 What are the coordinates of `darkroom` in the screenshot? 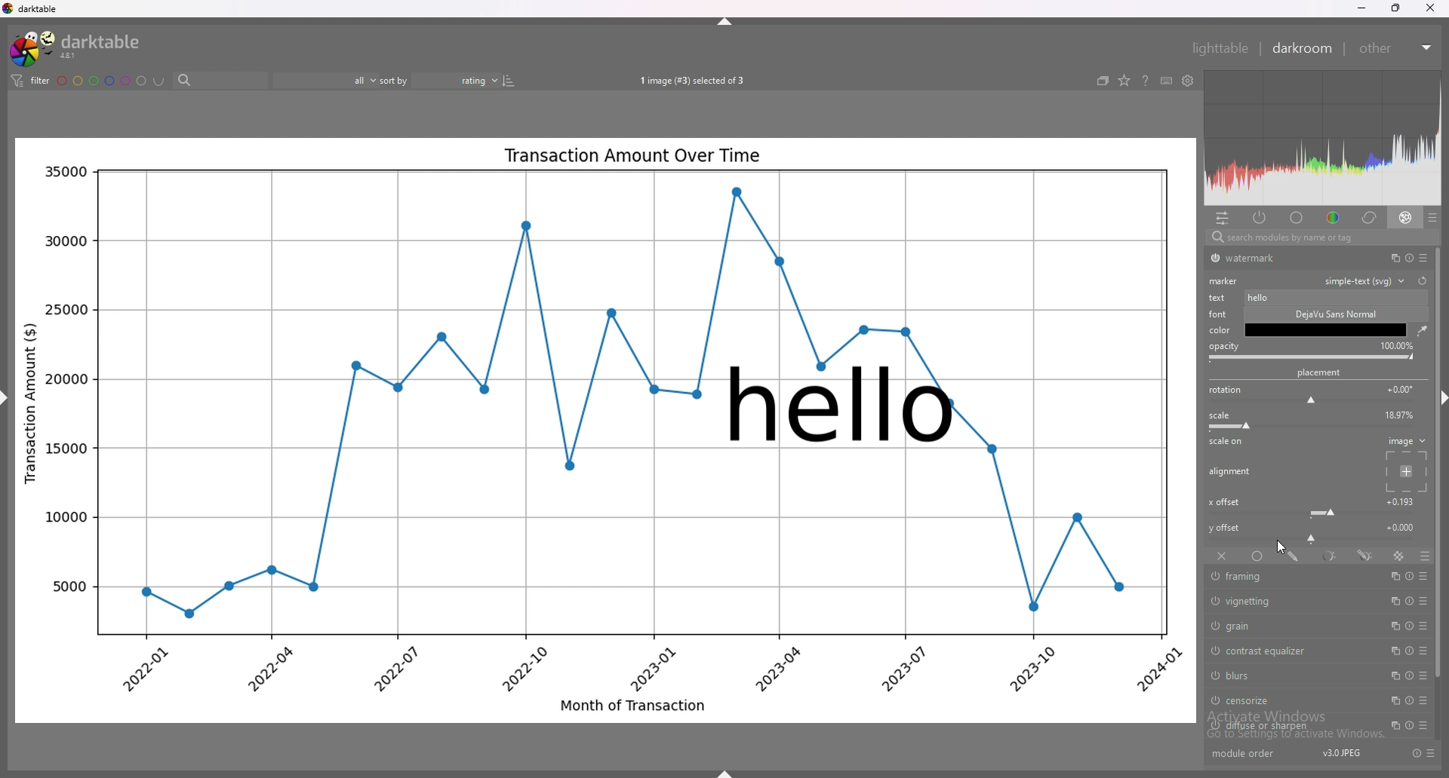 It's located at (1303, 48).